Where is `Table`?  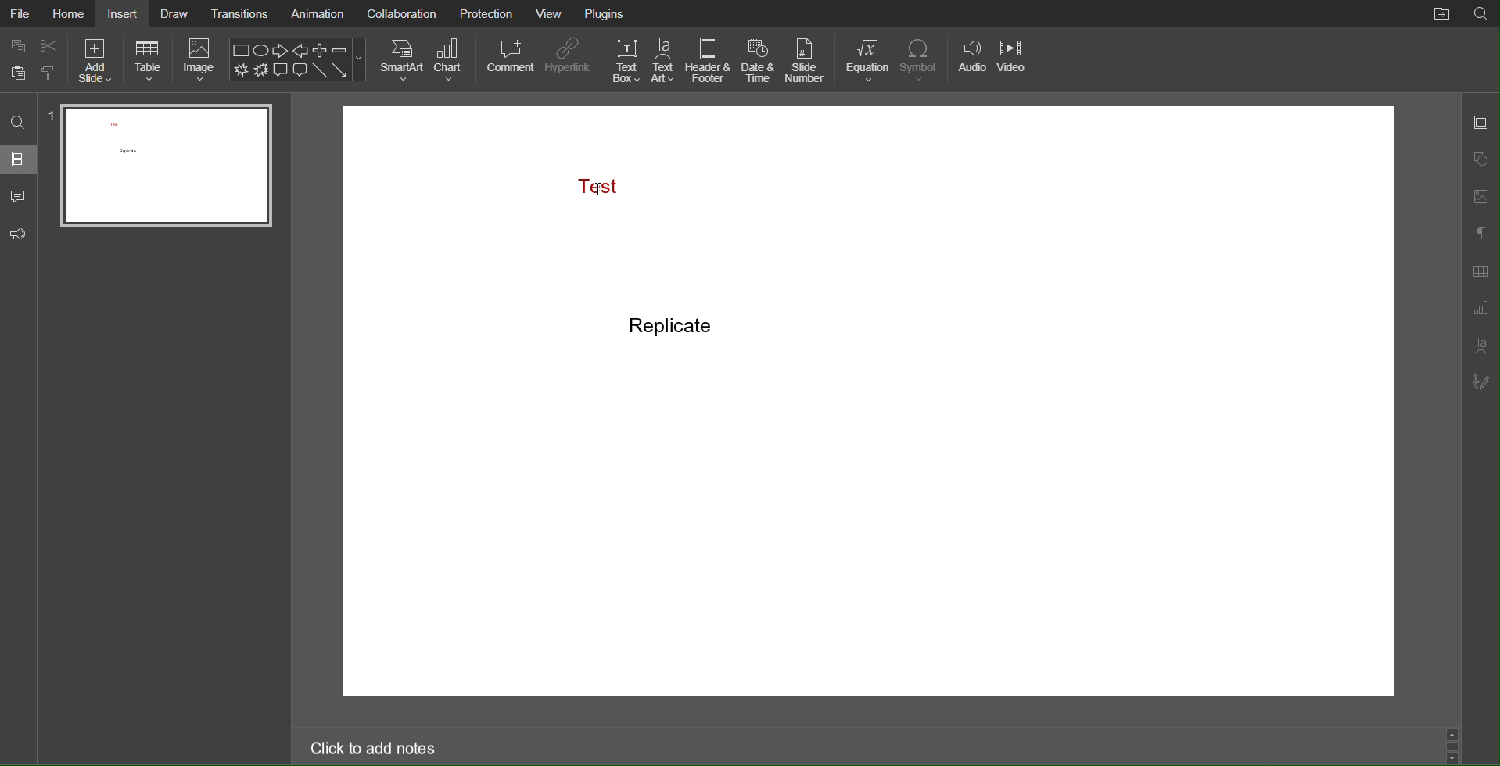 Table is located at coordinates (149, 61).